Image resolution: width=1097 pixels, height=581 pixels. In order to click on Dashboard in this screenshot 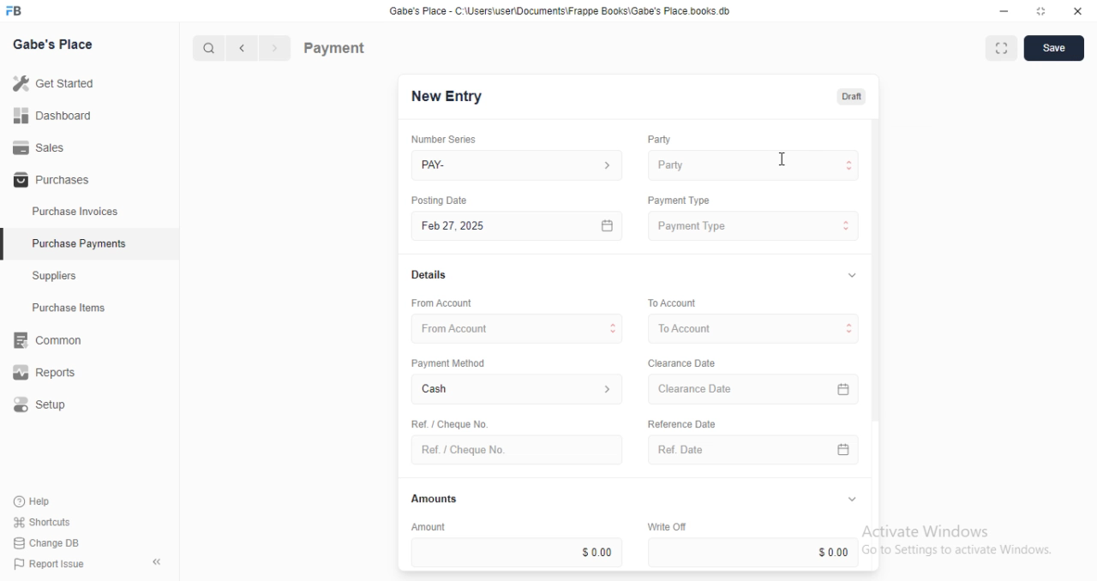, I will do `click(52, 116)`.